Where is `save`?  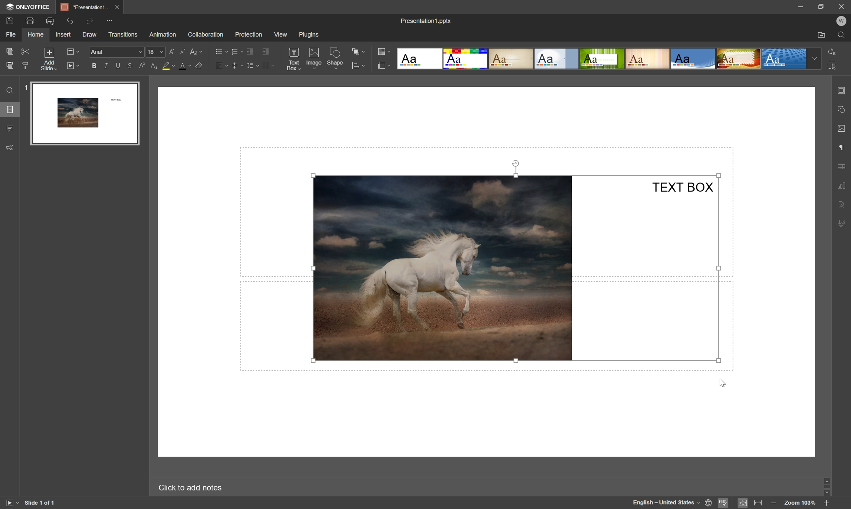
save is located at coordinates (10, 20).